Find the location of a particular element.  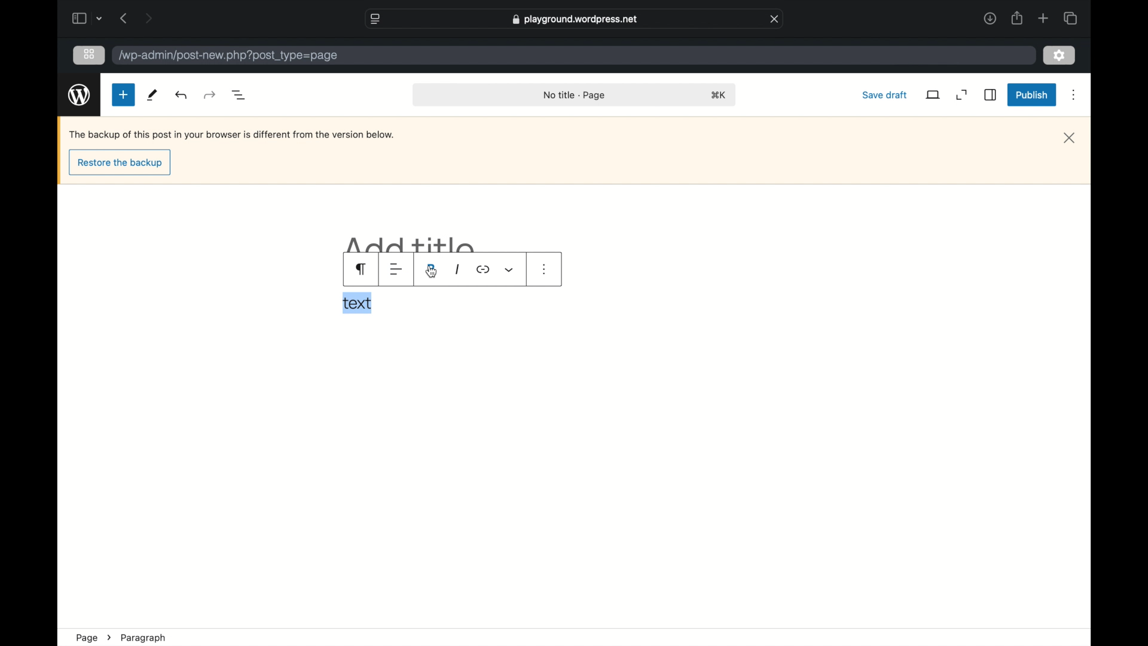

undo is located at coordinates (210, 95).